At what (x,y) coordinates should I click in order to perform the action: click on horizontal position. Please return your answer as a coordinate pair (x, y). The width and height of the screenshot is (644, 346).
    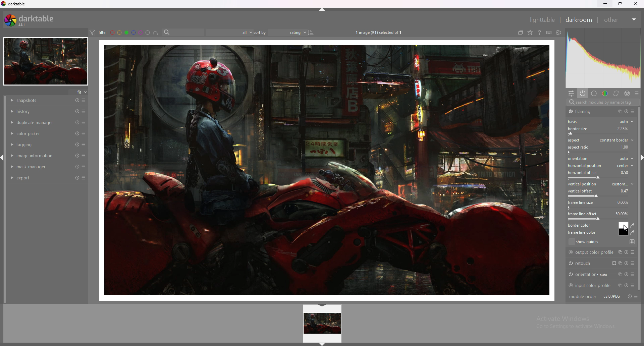
    Looking at the image, I should click on (600, 166).